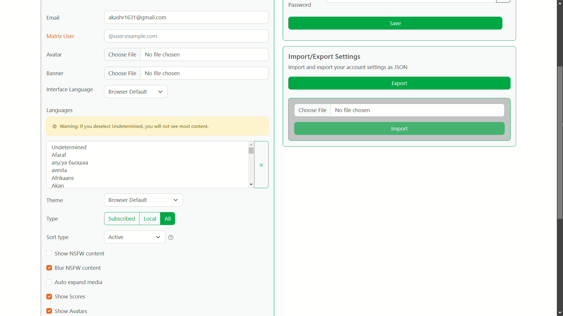 The image size is (563, 316). Describe the element at coordinates (59, 155) in the screenshot. I see `afaraf` at that location.